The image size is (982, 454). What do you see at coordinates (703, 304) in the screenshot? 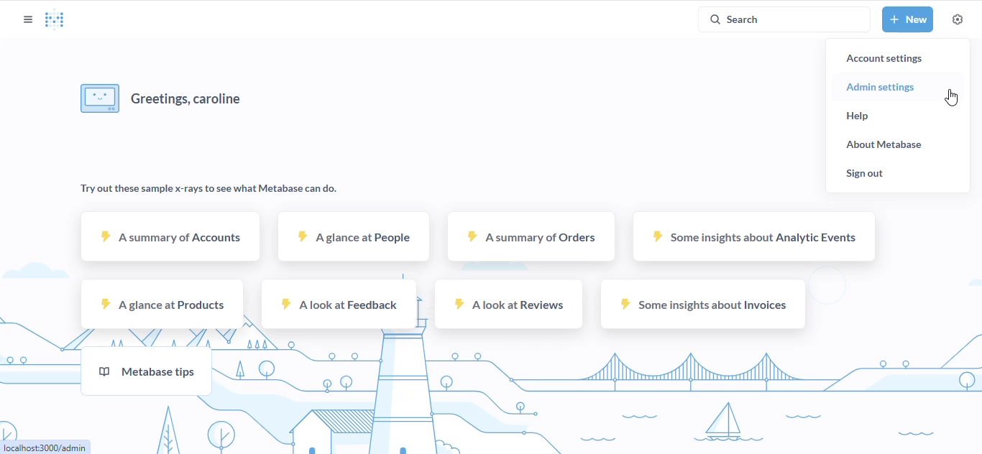
I see `some insights about invoices` at bounding box center [703, 304].